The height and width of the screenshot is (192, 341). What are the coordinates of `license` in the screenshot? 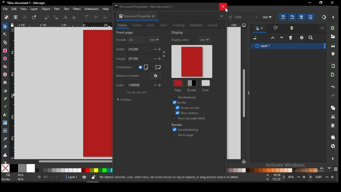 It's located at (212, 25).